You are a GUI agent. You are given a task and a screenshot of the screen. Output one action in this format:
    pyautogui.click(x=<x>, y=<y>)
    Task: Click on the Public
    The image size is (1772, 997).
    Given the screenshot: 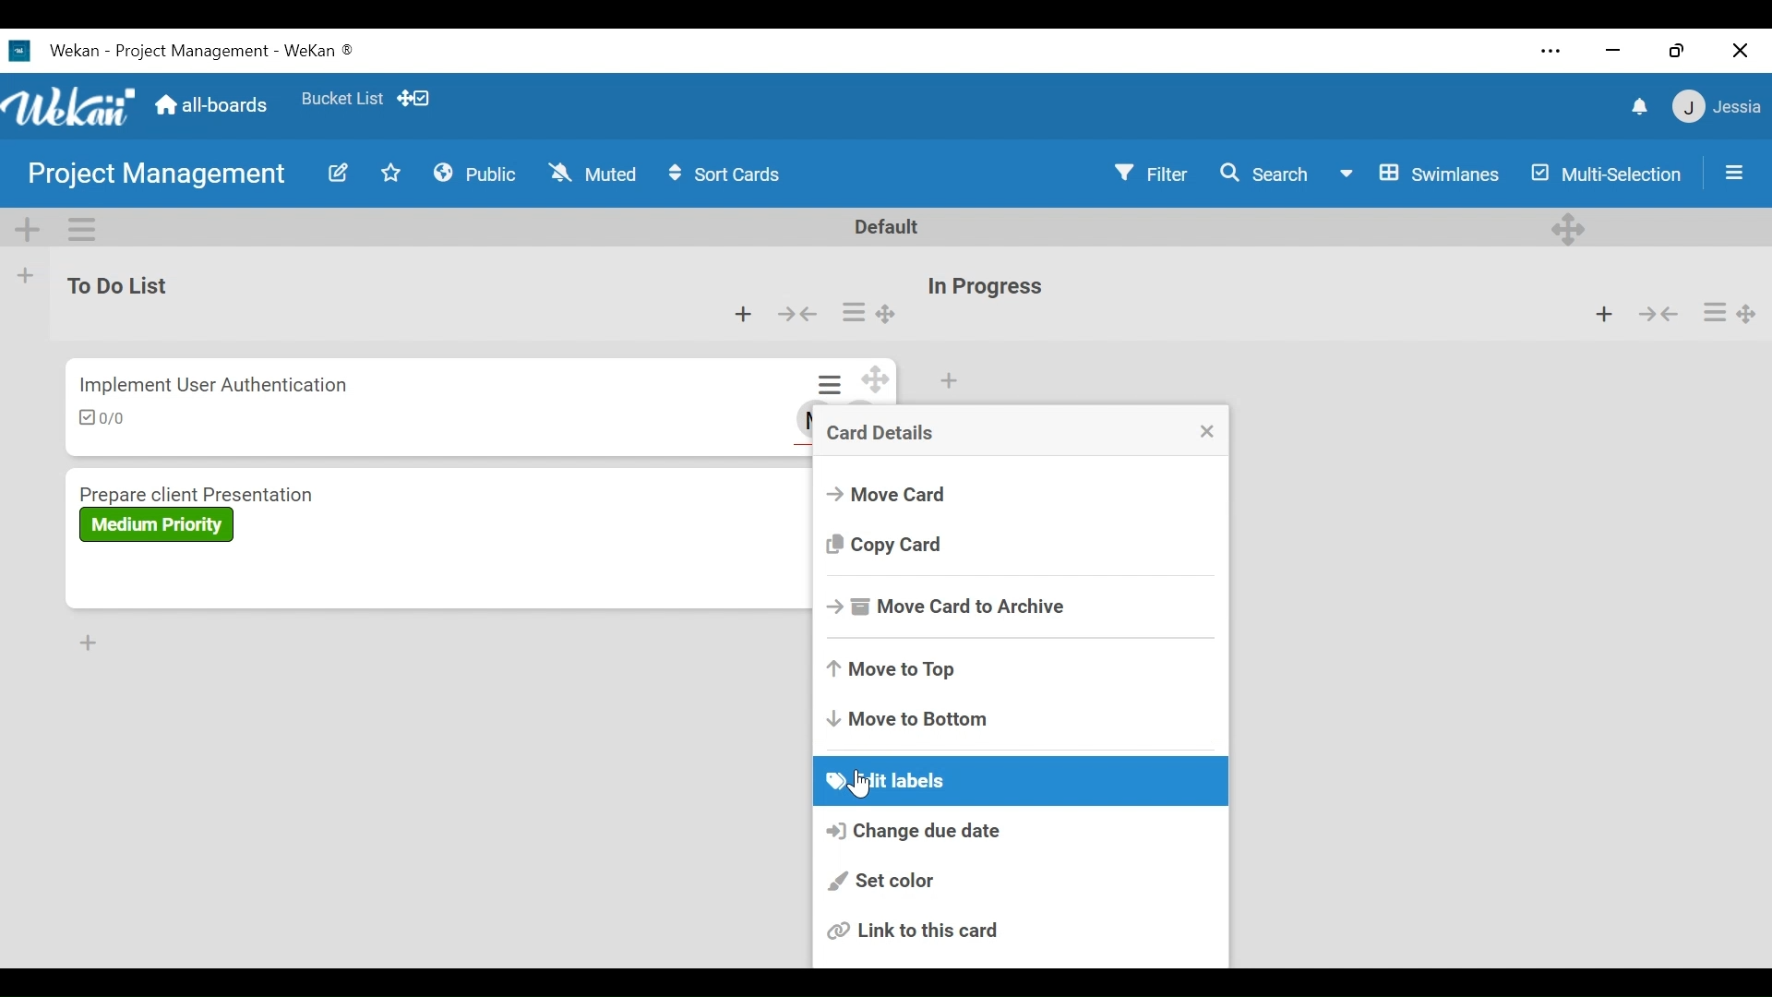 What is the action you would take?
    pyautogui.click(x=475, y=172)
    